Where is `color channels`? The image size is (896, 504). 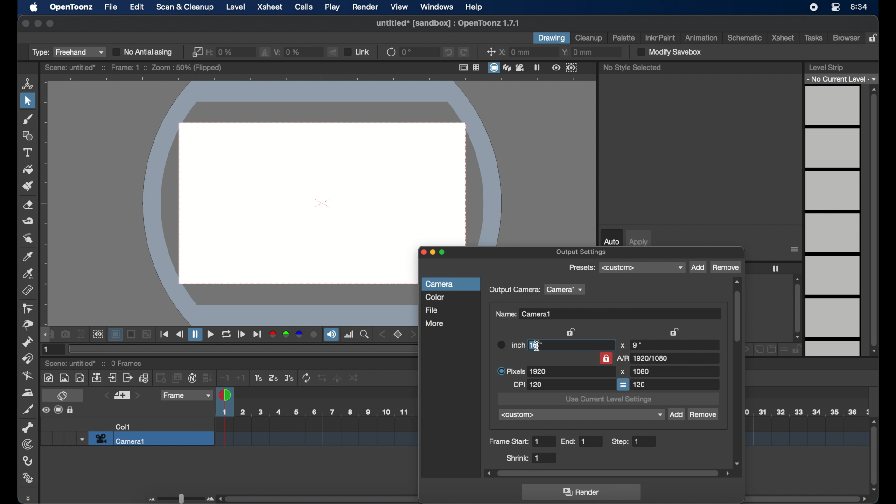
color channels is located at coordinates (294, 335).